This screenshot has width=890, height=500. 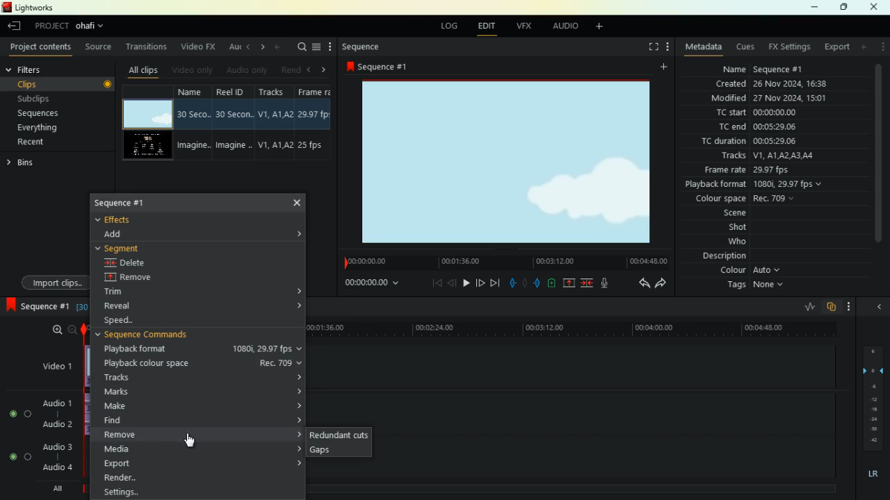 I want to click on recent, so click(x=39, y=142).